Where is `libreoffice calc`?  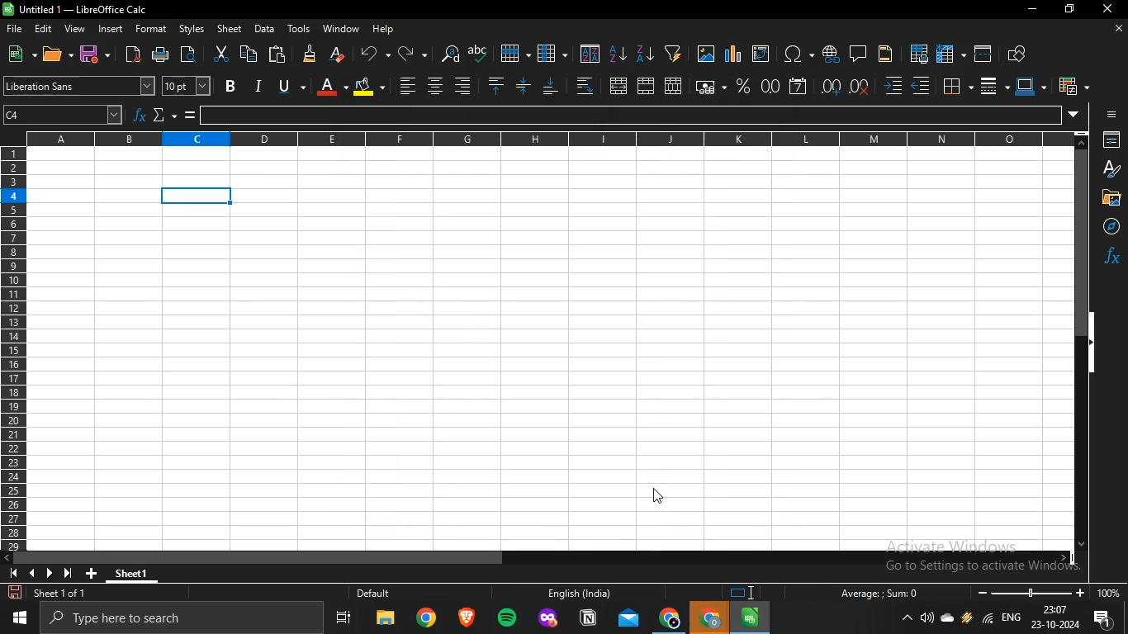
libreoffice calc is located at coordinates (751, 617).